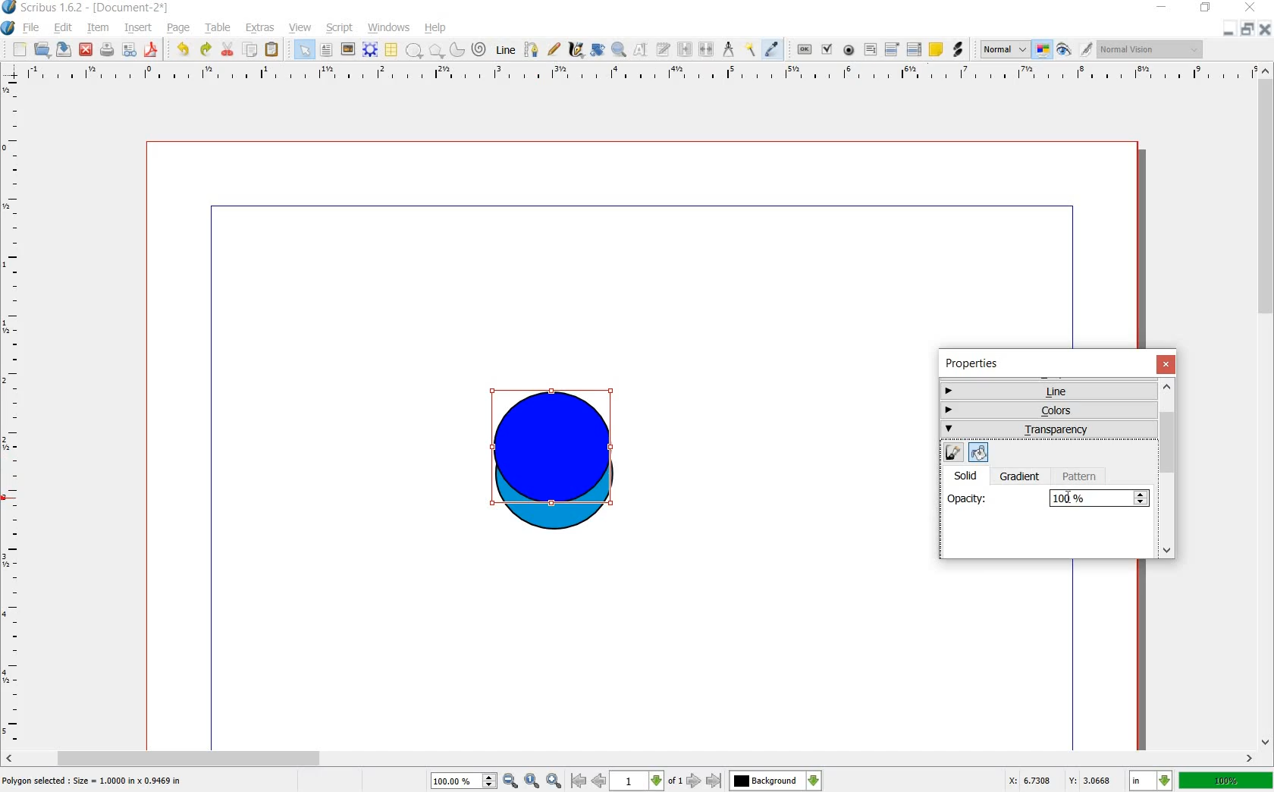 The width and height of the screenshot is (1274, 792). What do you see at coordinates (510, 781) in the screenshot?
I see `zoom out` at bounding box center [510, 781].